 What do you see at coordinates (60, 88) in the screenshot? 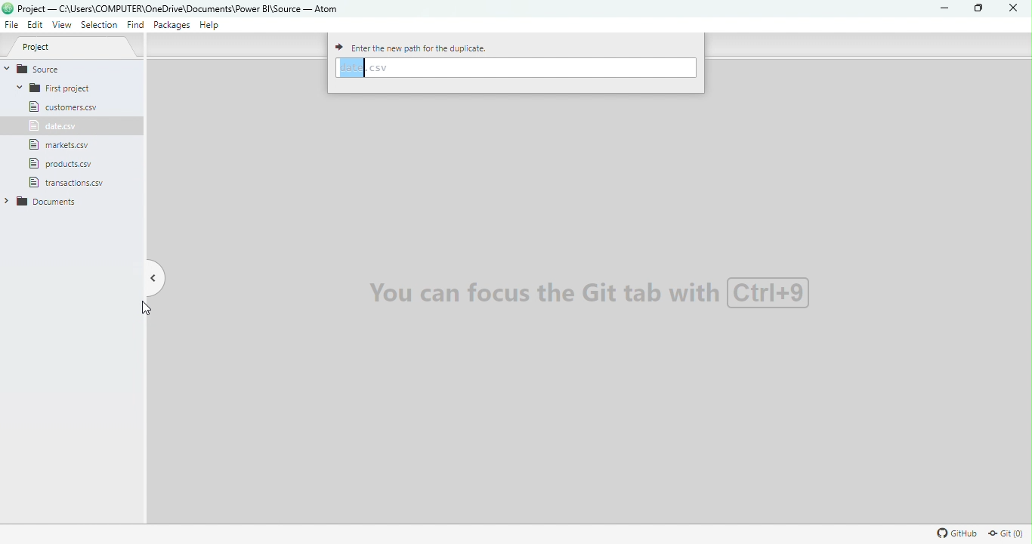
I see `Folder` at bounding box center [60, 88].